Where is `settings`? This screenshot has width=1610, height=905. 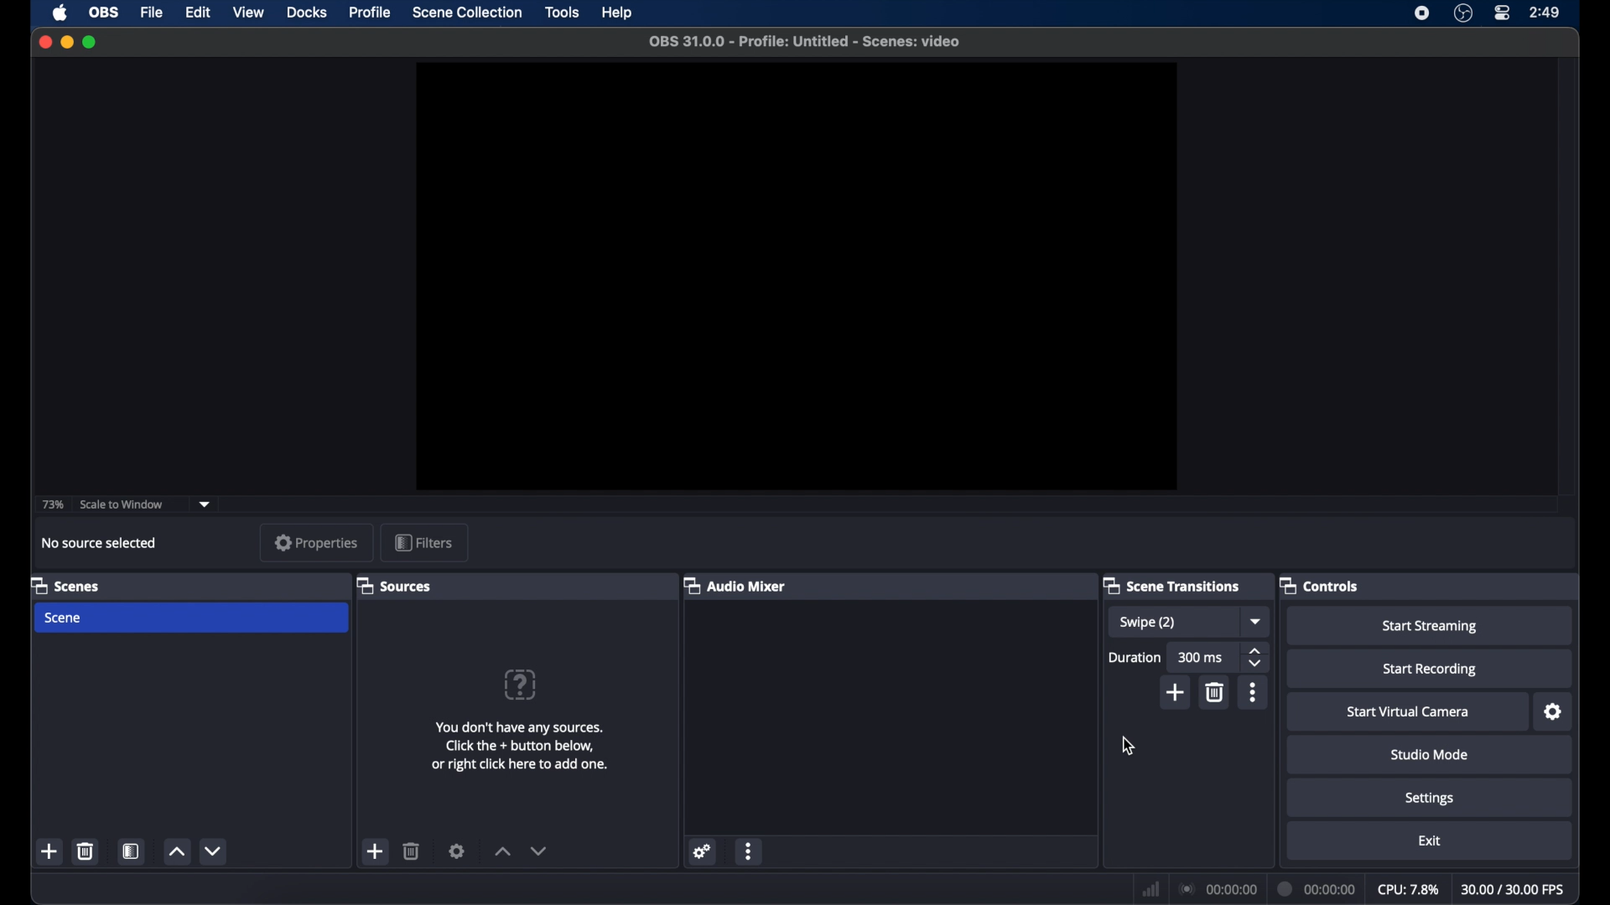 settings is located at coordinates (456, 851).